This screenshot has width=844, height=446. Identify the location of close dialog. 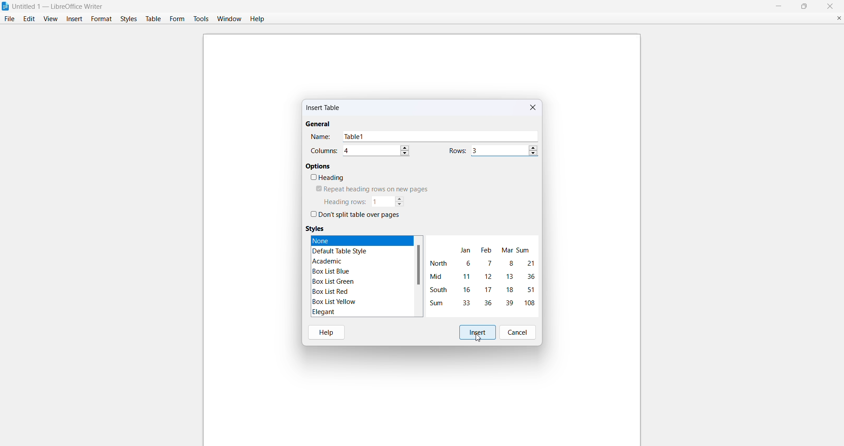
(534, 108).